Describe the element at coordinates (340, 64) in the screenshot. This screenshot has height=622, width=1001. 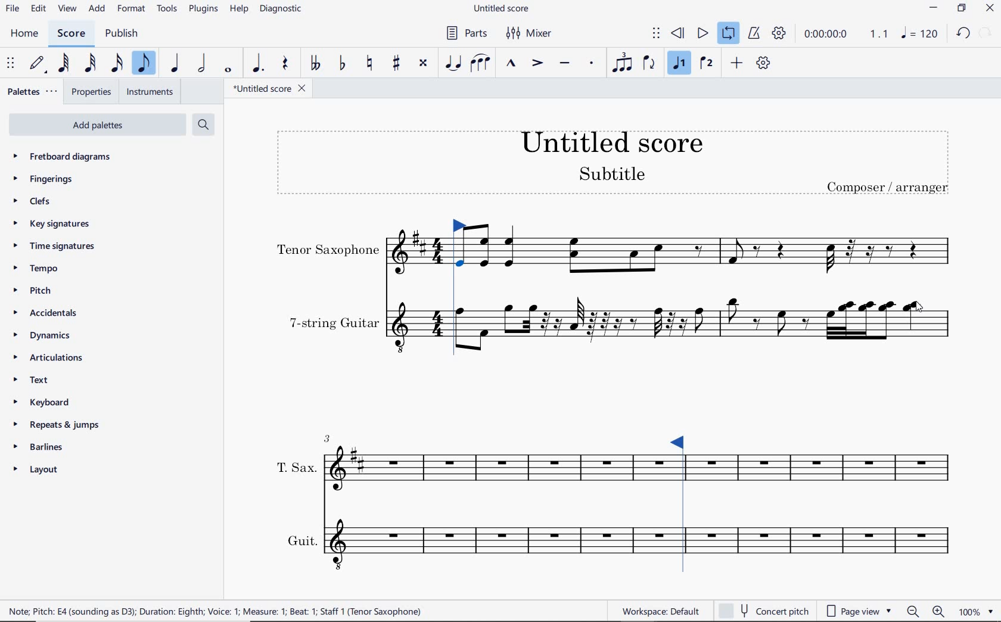
I see `TOGGLE FLAT` at that location.